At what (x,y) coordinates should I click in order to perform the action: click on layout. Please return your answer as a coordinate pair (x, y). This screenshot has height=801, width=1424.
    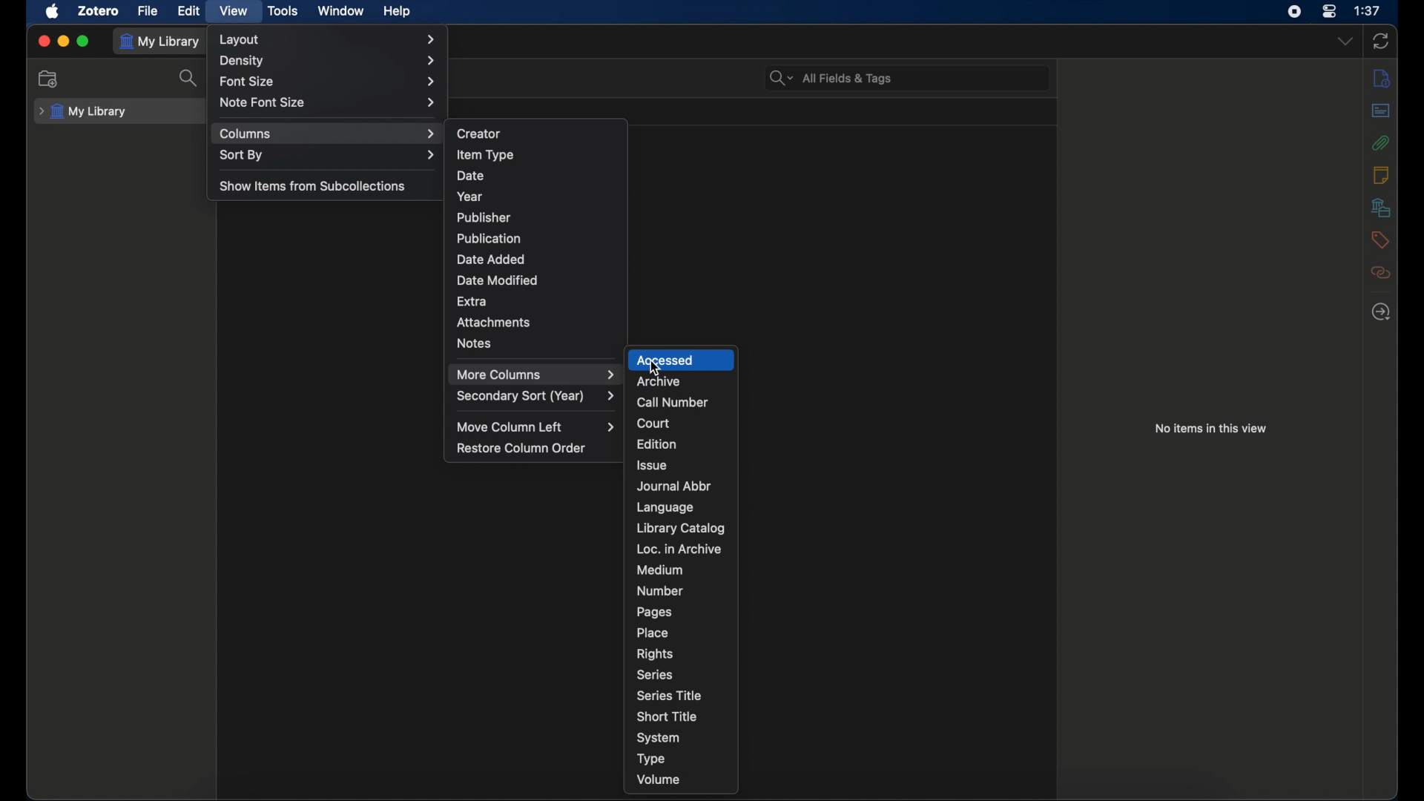
    Looking at the image, I should click on (328, 39).